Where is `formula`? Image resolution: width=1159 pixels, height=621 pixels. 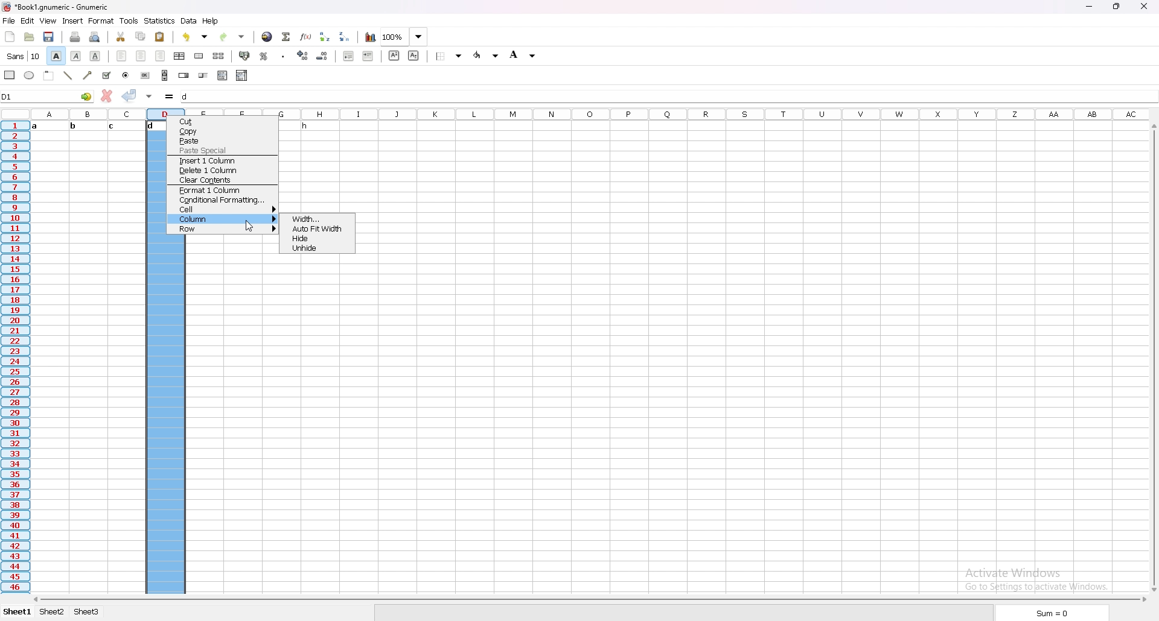 formula is located at coordinates (170, 96).